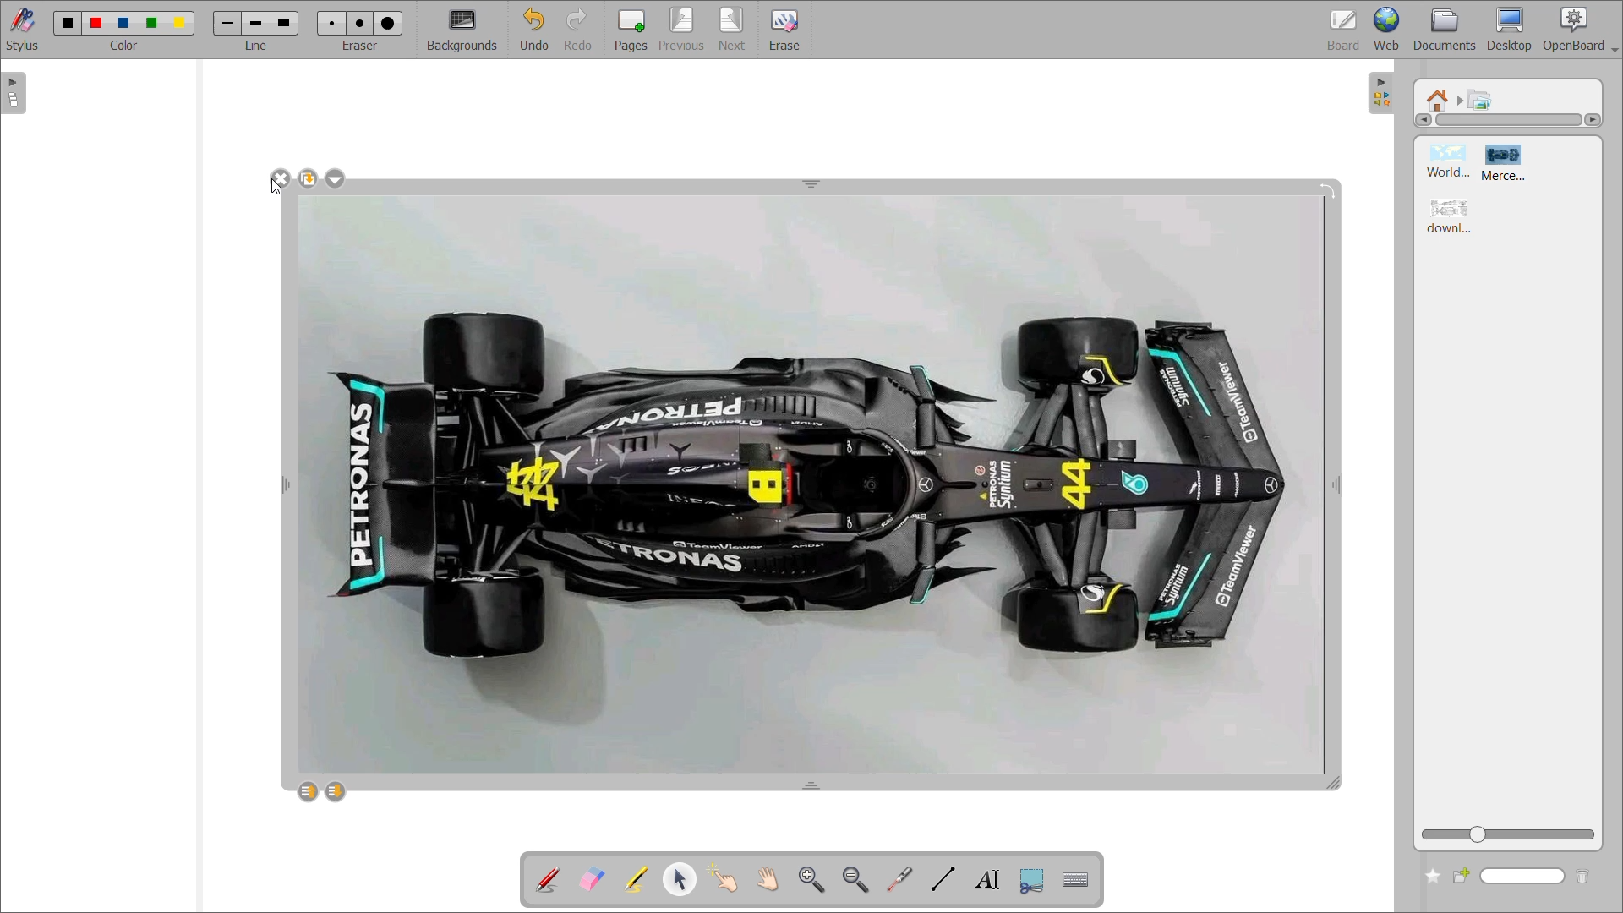  I want to click on rotate, so click(1329, 192).